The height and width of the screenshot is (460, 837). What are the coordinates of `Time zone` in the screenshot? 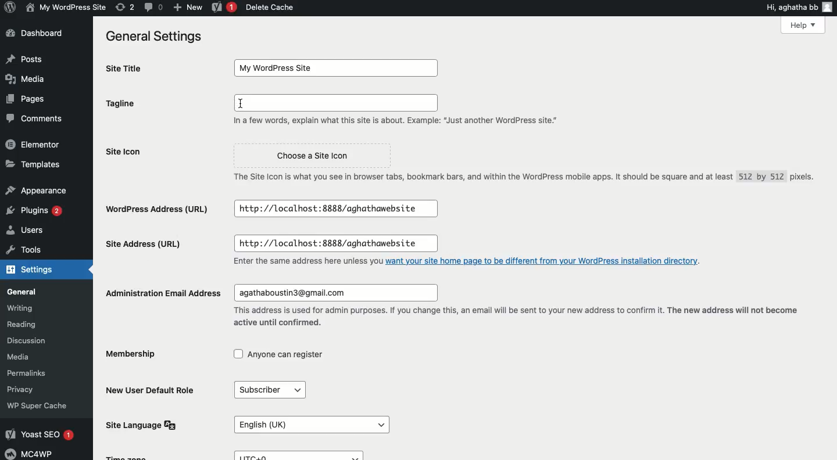 It's located at (139, 456).